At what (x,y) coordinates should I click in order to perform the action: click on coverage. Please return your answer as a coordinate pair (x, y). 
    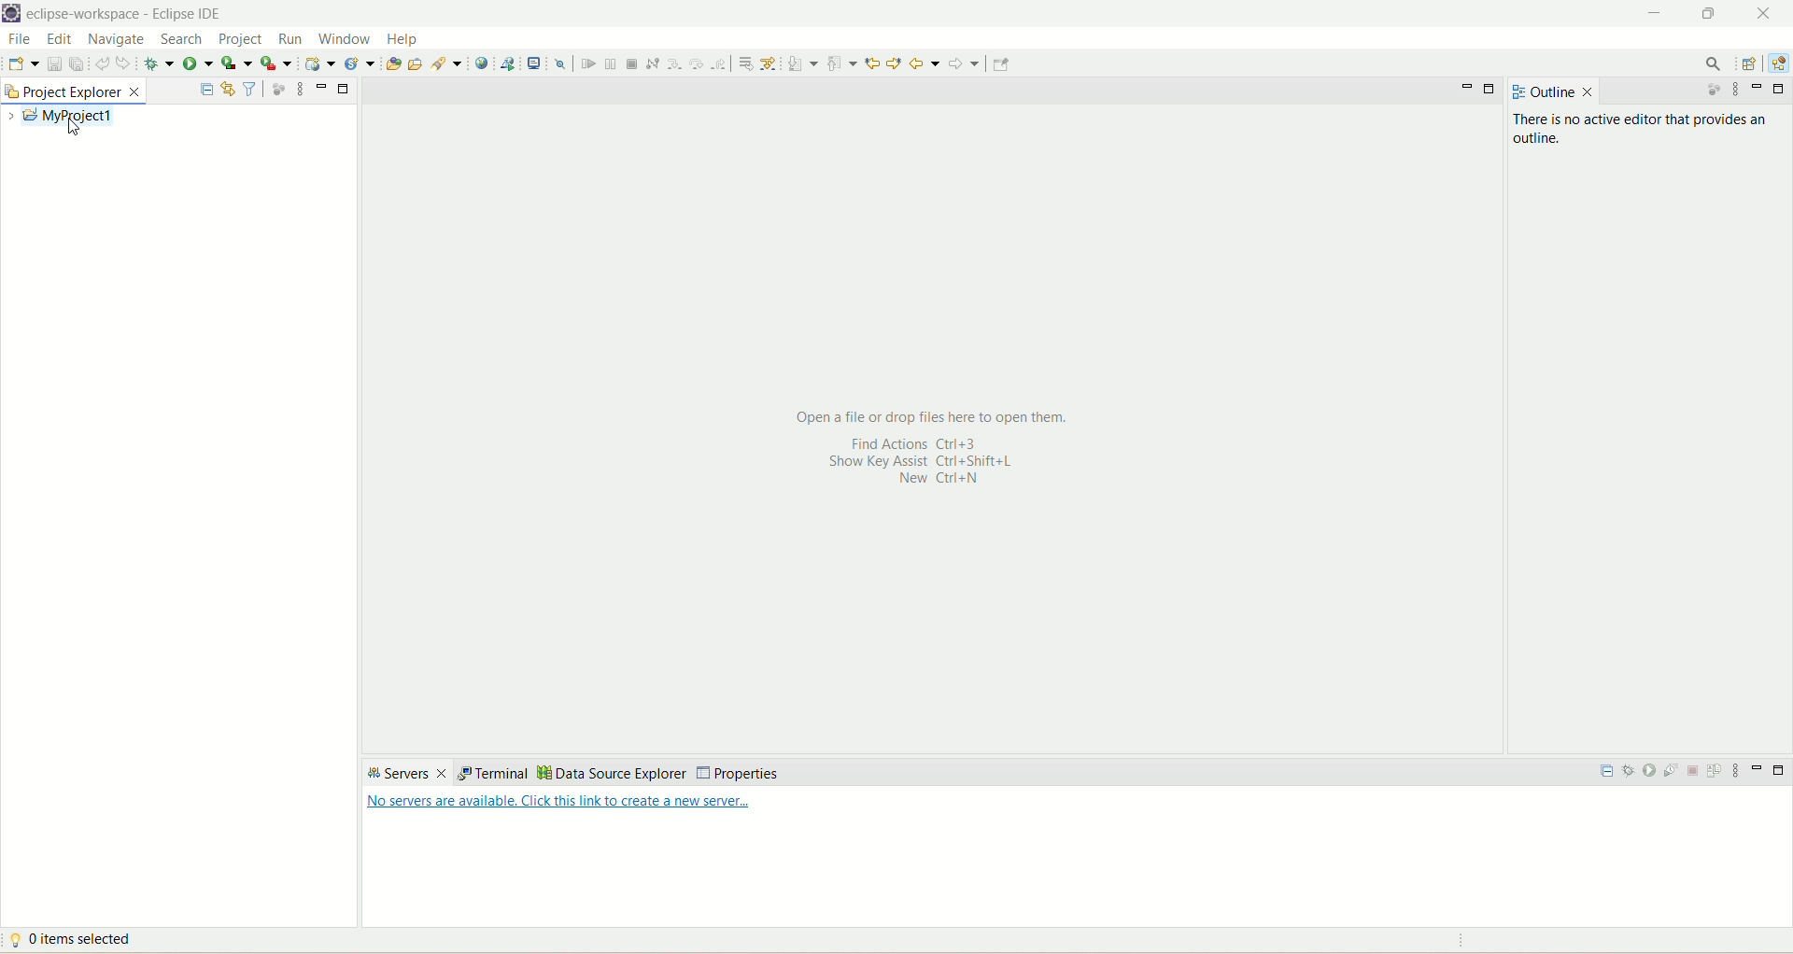
    Looking at the image, I should click on (236, 63).